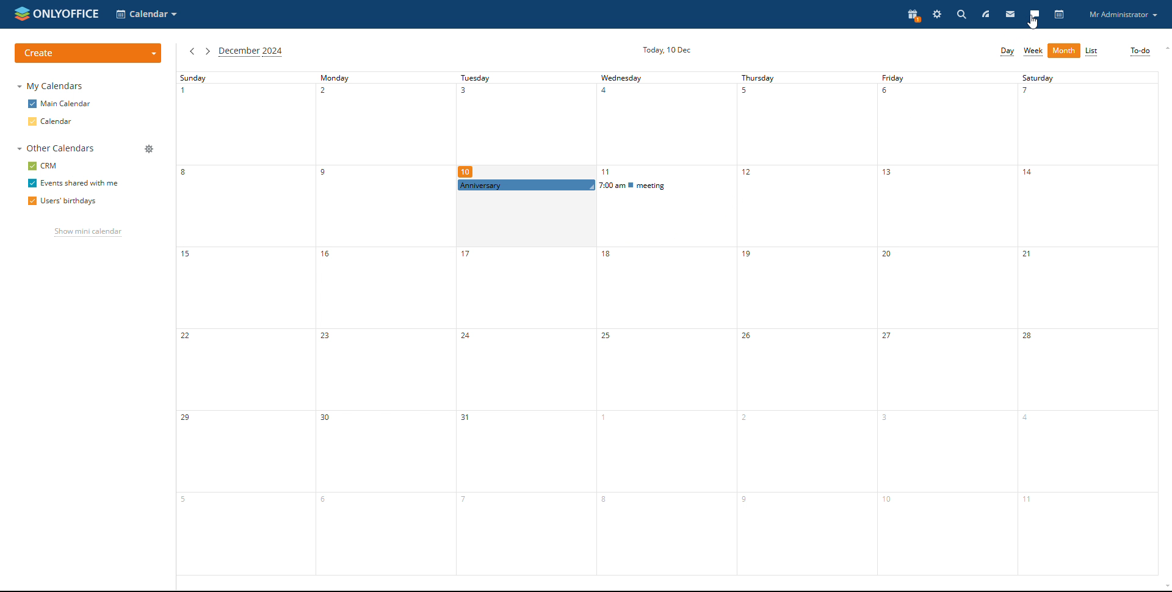 The image size is (1172, 592). I want to click on feed, so click(985, 14).